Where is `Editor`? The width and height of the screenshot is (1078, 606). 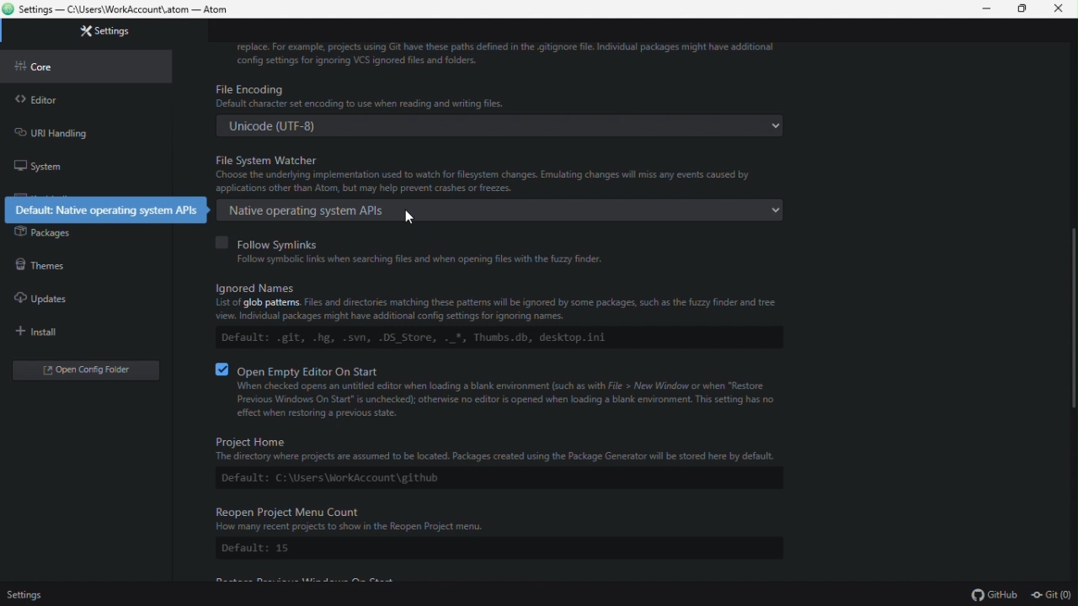
Editor is located at coordinates (35, 100).